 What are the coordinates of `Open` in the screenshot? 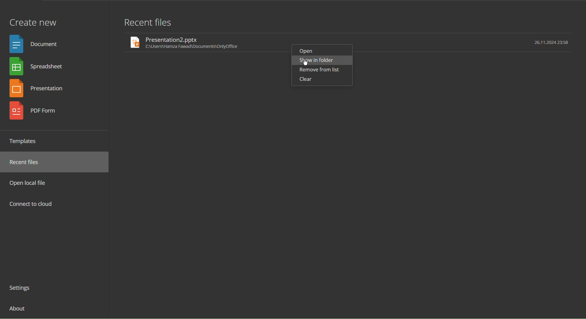 It's located at (308, 50).